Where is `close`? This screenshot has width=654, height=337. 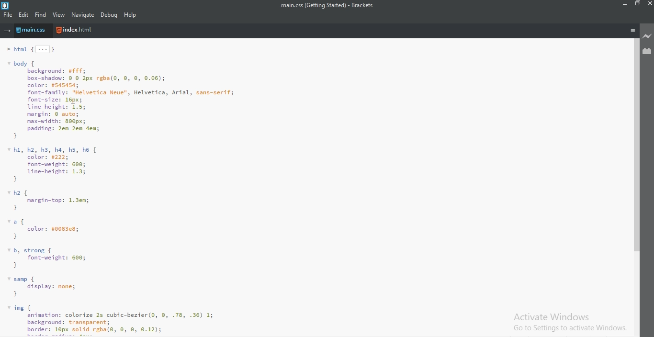
close is located at coordinates (649, 5).